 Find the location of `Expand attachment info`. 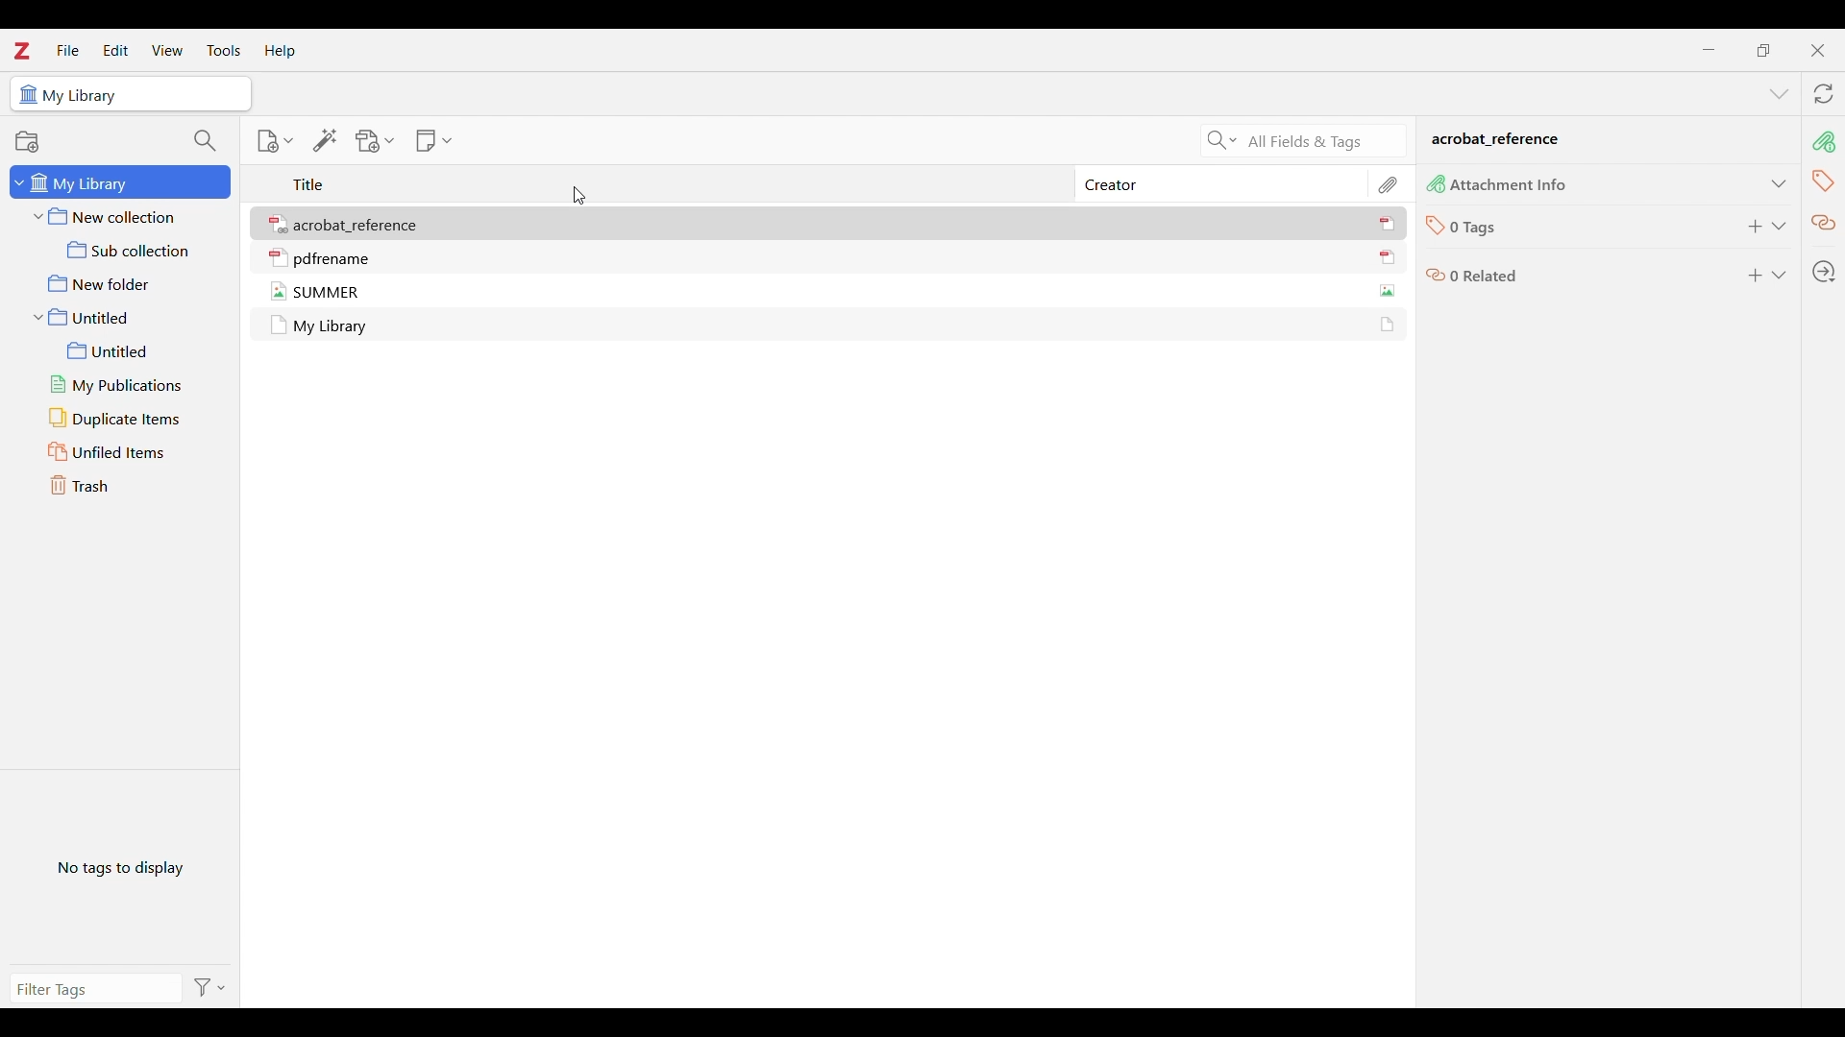

Expand attachment info is located at coordinates (1779, 183).